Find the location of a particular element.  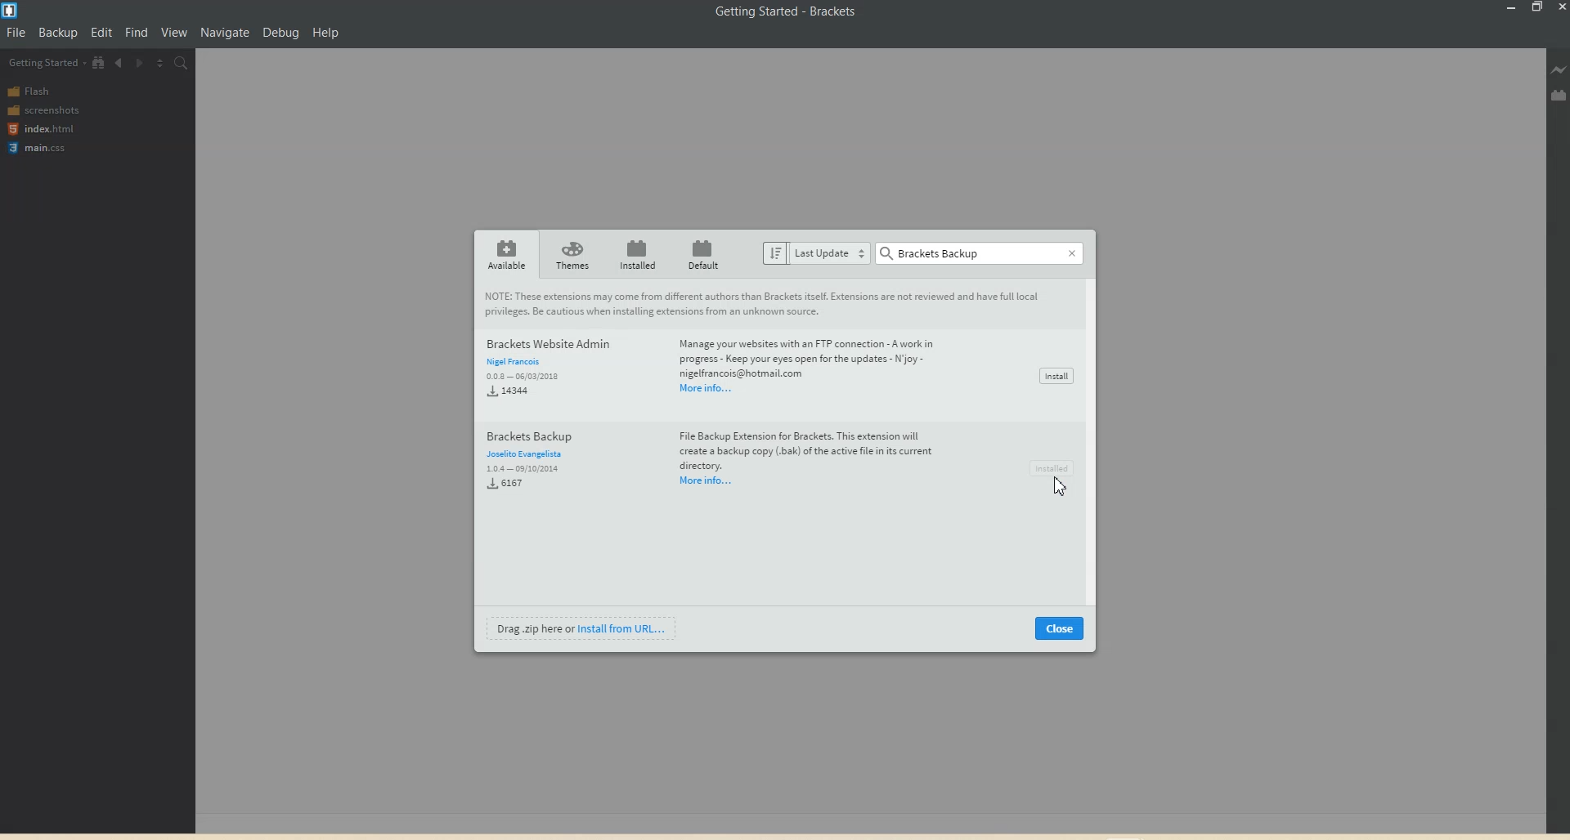

Manage your websites with an FTP connection - A work in progress - Keep your eyes open for the updates - joy -nigelfrancois@hotmail.comMoreinfo... is located at coordinates (815, 366).